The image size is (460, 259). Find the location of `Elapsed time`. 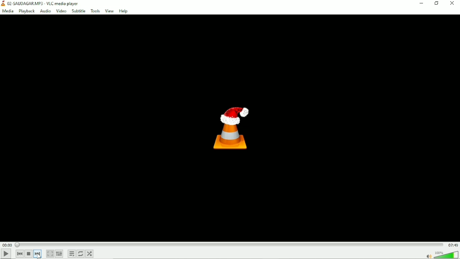

Elapsed time is located at coordinates (6, 244).